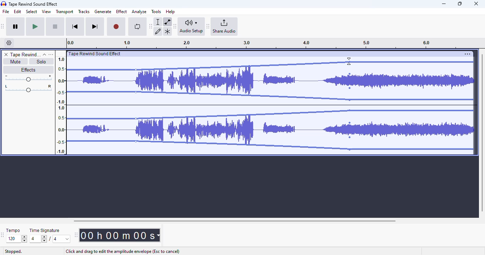 This screenshot has height=255, width=485. I want to click on Max. time signature options, so click(62, 239).